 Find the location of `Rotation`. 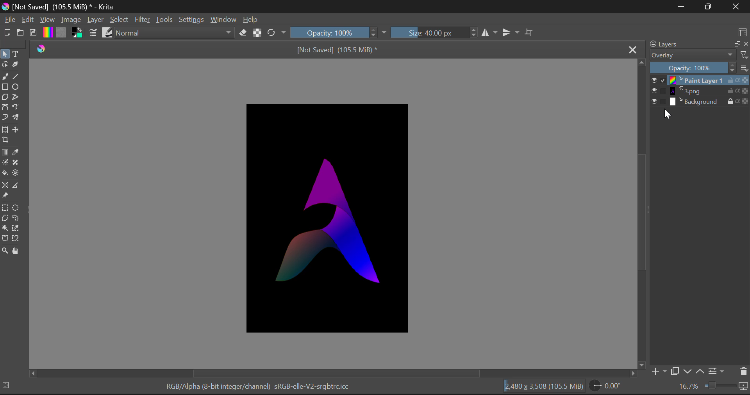

Rotation is located at coordinates (277, 32).